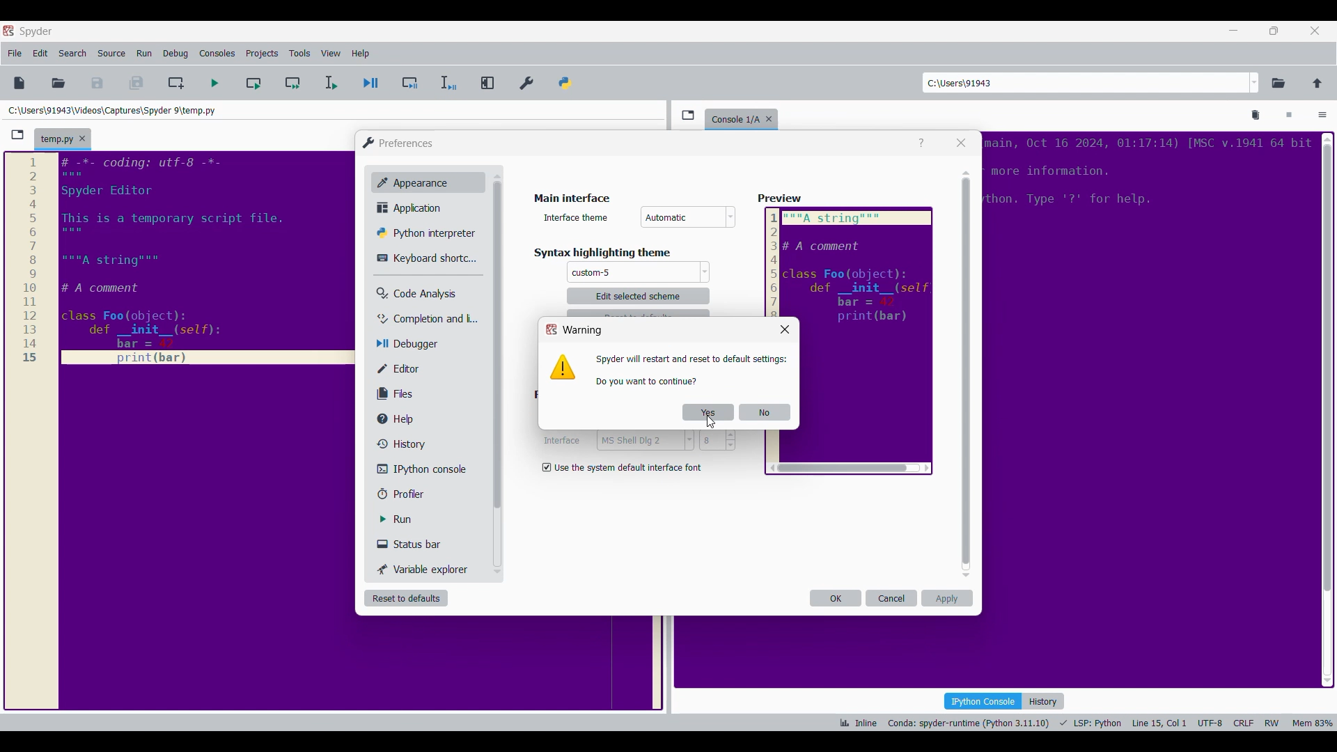 This screenshot has width=1337, height=752. Describe the element at coordinates (144, 54) in the screenshot. I see `Run menu` at that location.